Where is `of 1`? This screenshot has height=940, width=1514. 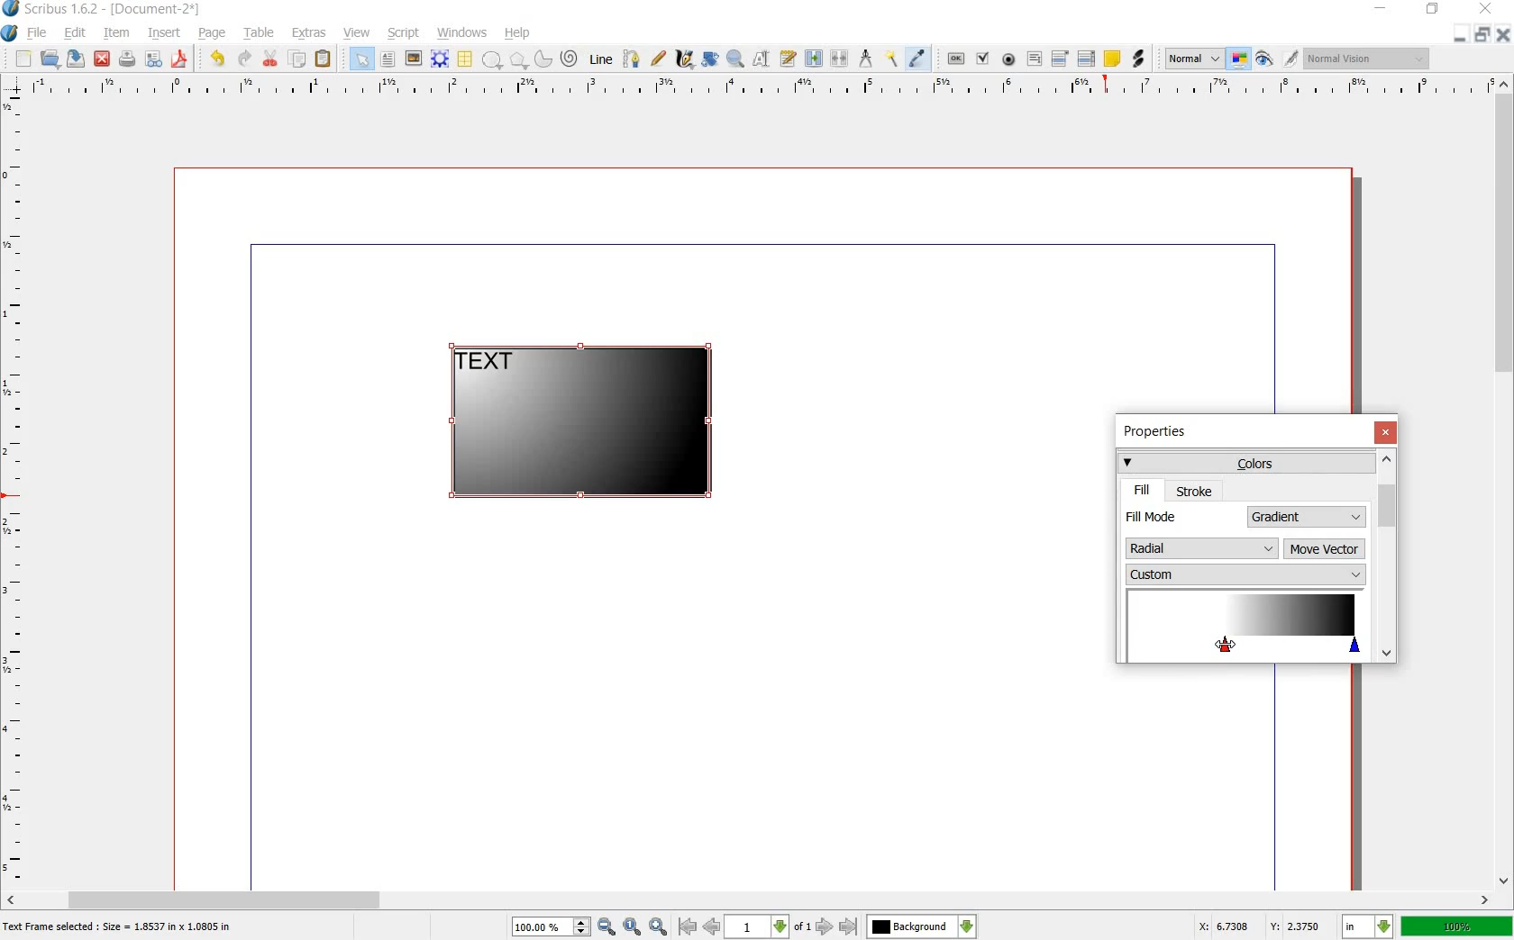
of 1 is located at coordinates (801, 928).